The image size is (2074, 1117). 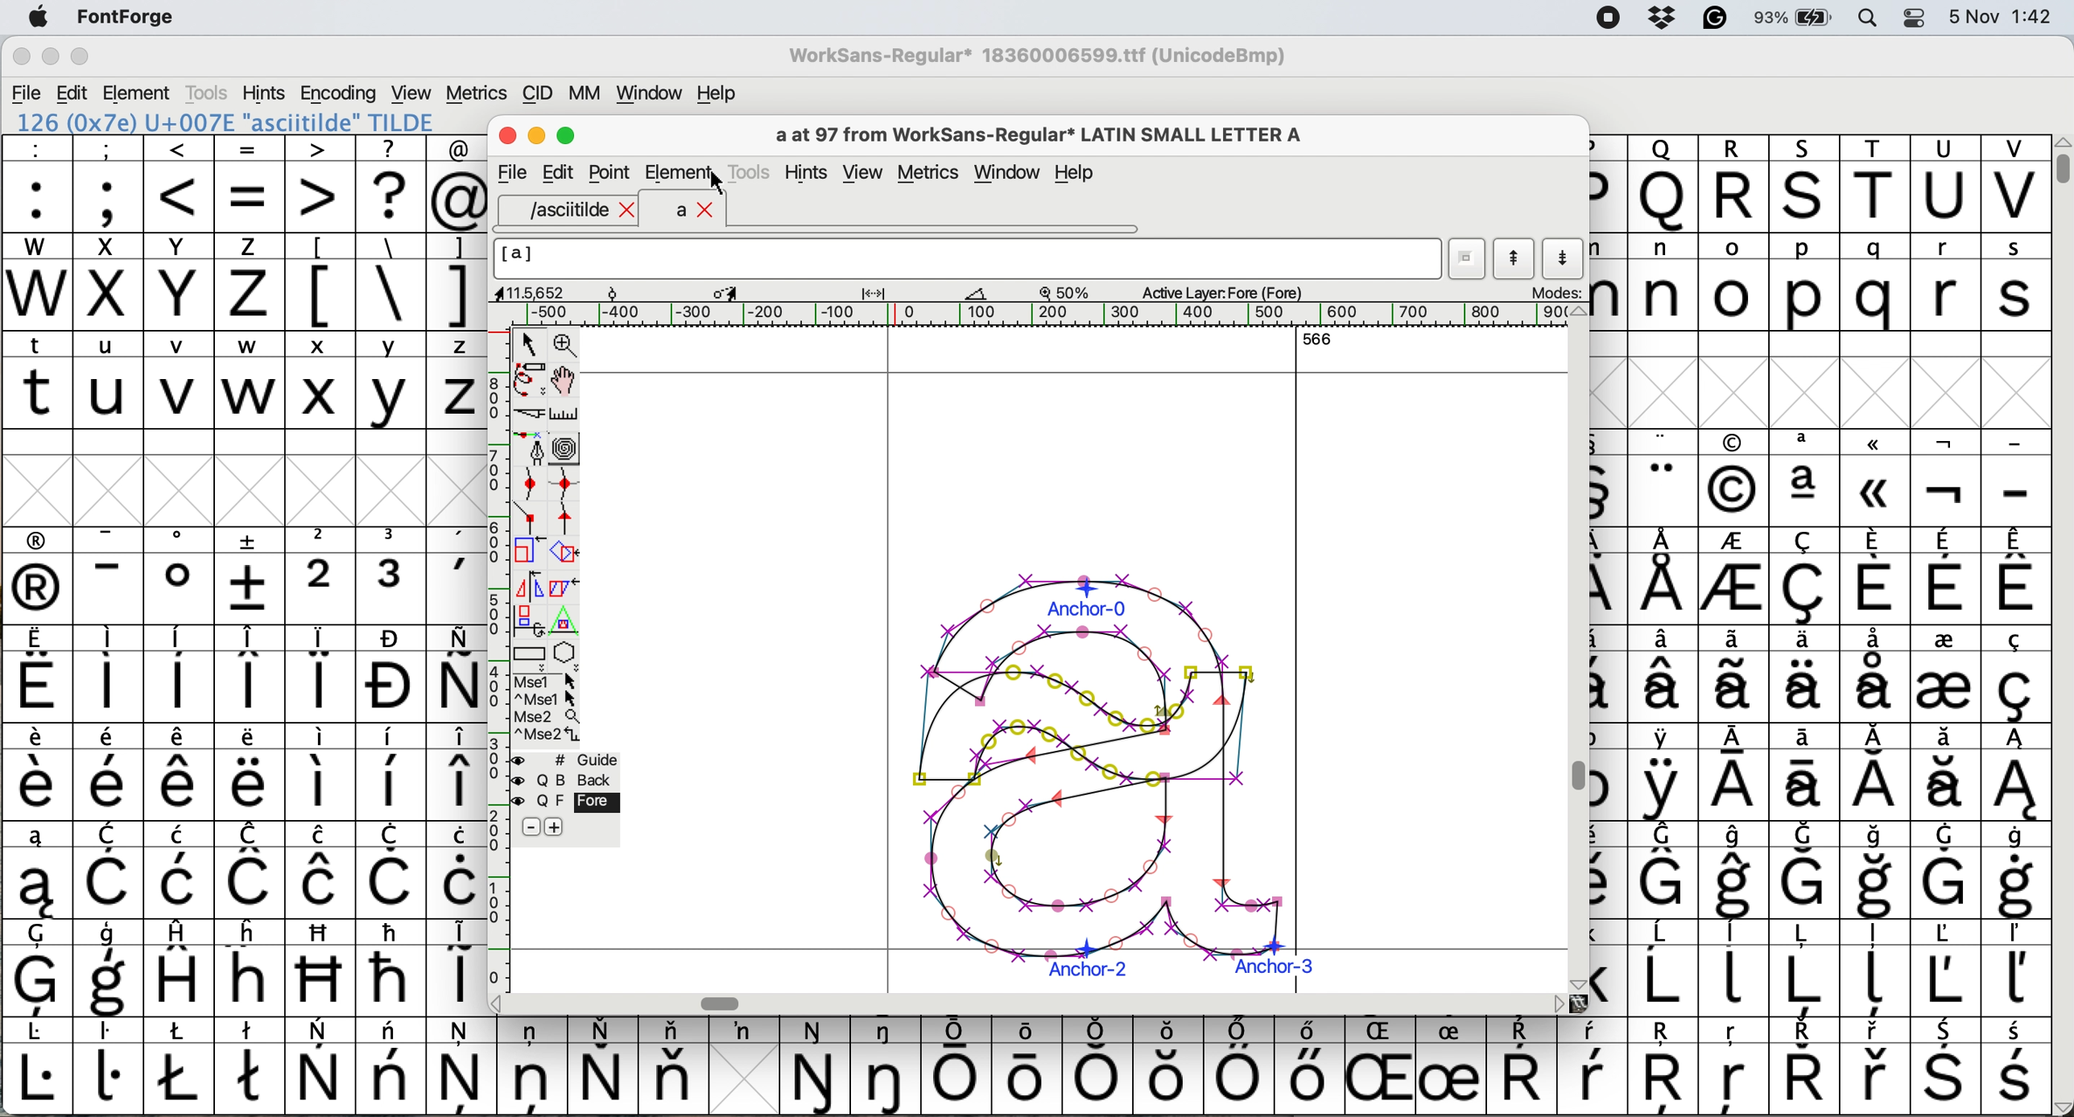 I want to click on WorkSans-Regular 18360006599.ttf (UnicodeBmp), so click(x=1038, y=59).